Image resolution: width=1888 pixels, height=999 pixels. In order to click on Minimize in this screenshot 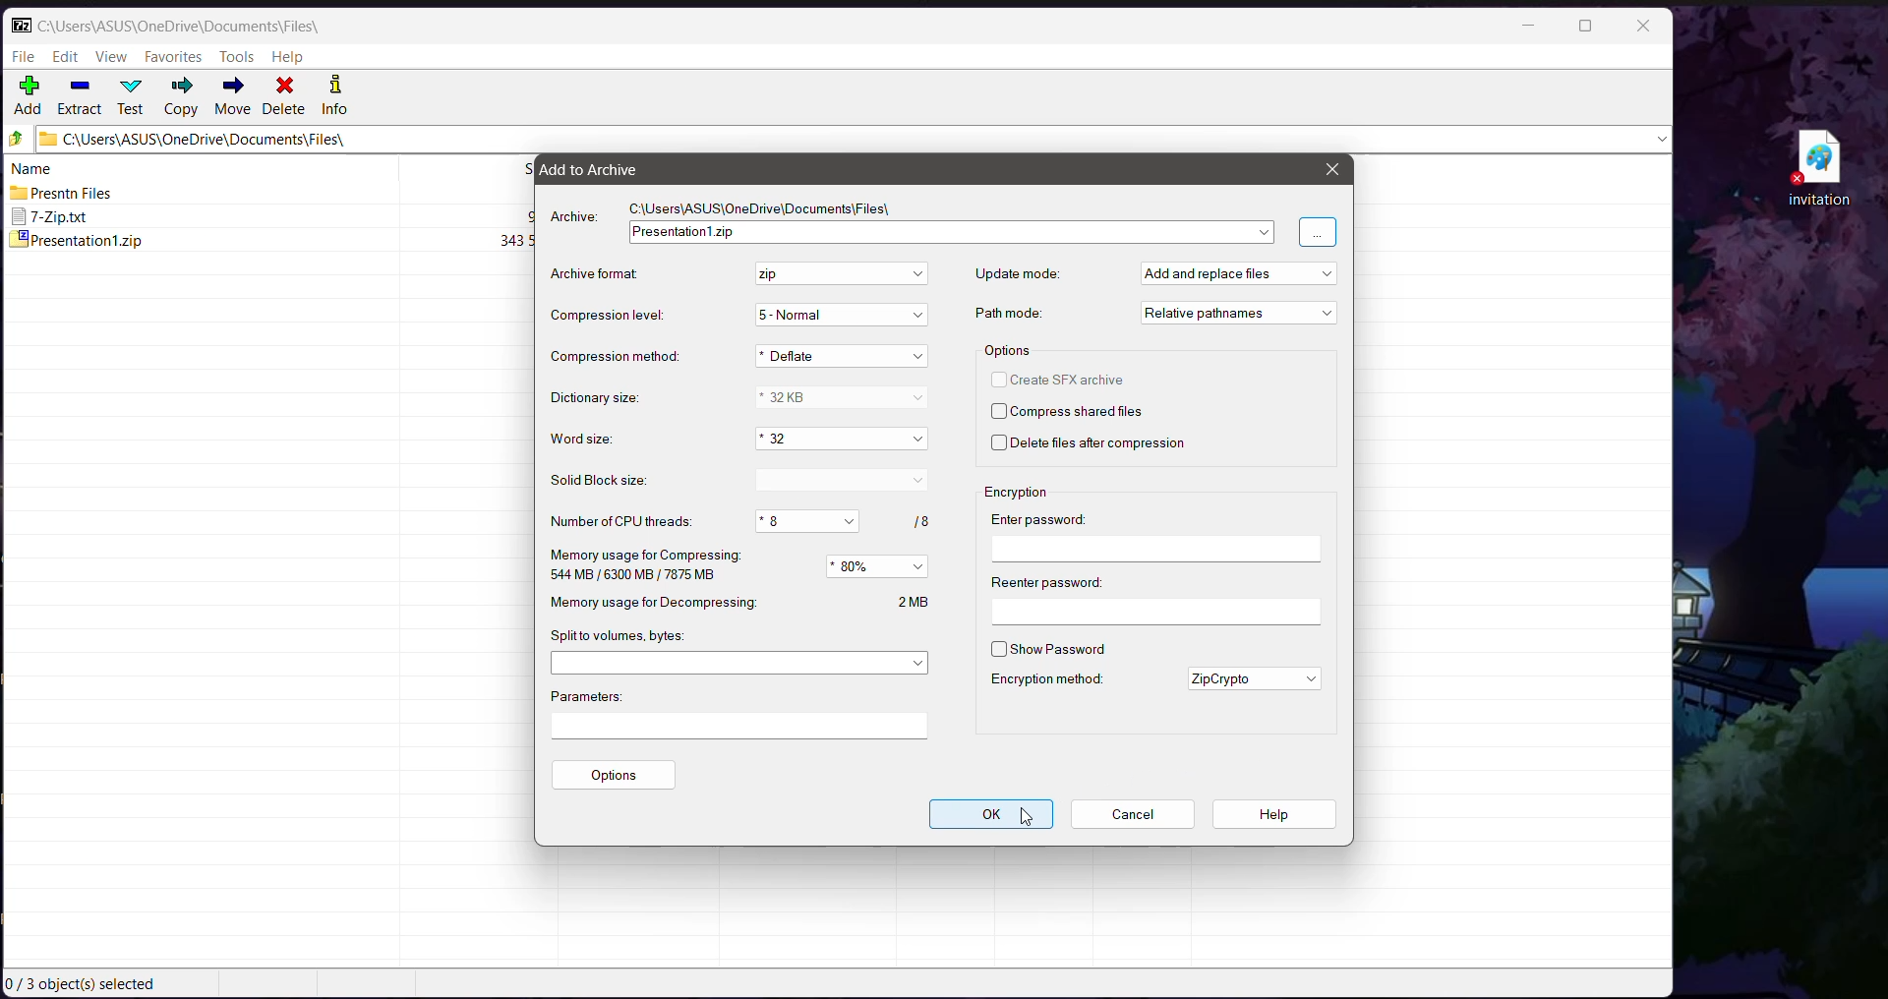, I will do `click(1531, 27)`.